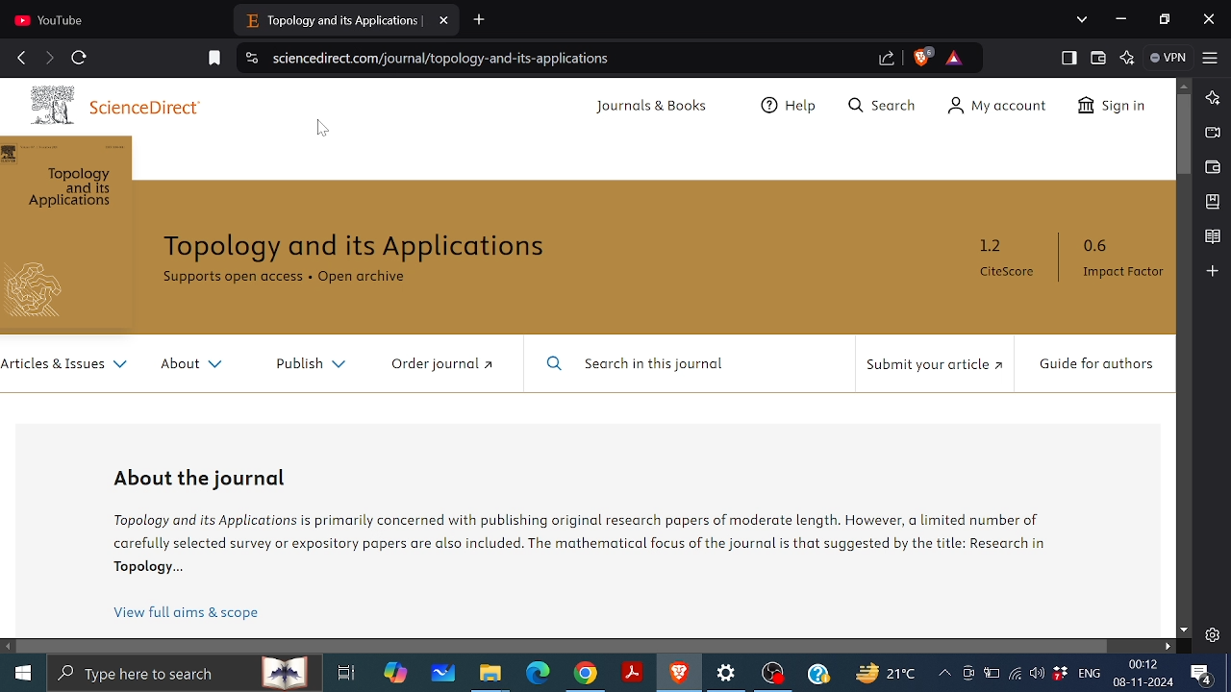 This screenshot has height=692, width=1231. What do you see at coordinates (1170, 58) in the screenshot?
I see `VPN` at bounding box center [1170, 58].